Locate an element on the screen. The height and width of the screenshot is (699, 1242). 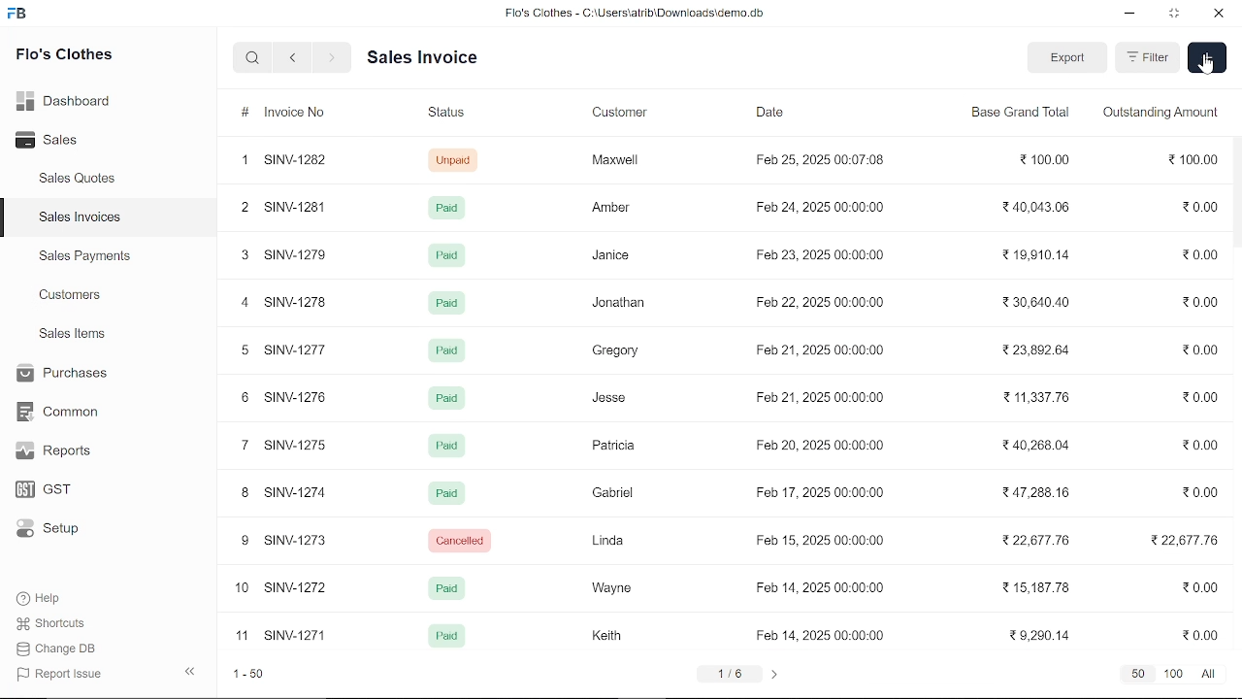
minimize is located at coordinates (1131, 16).